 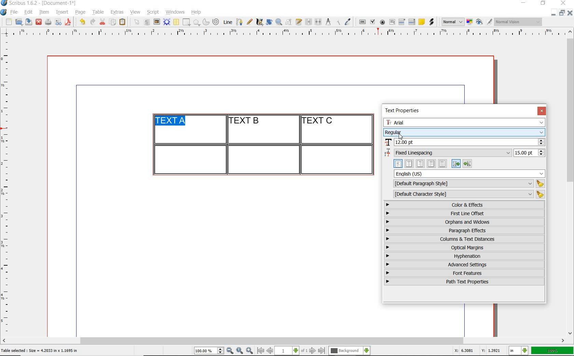 I want to click on Table selected : Size = 4.2033 in x 1.1695 in, so click(x=40, y=350).